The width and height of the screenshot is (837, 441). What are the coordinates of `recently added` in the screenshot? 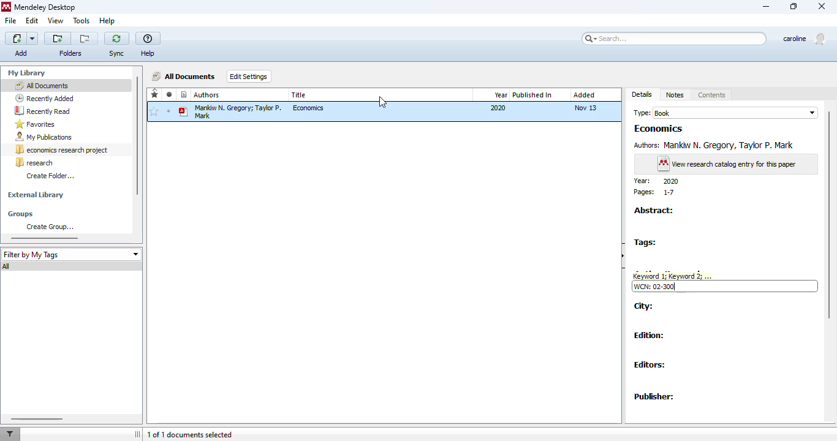 It's located at (45, 98).